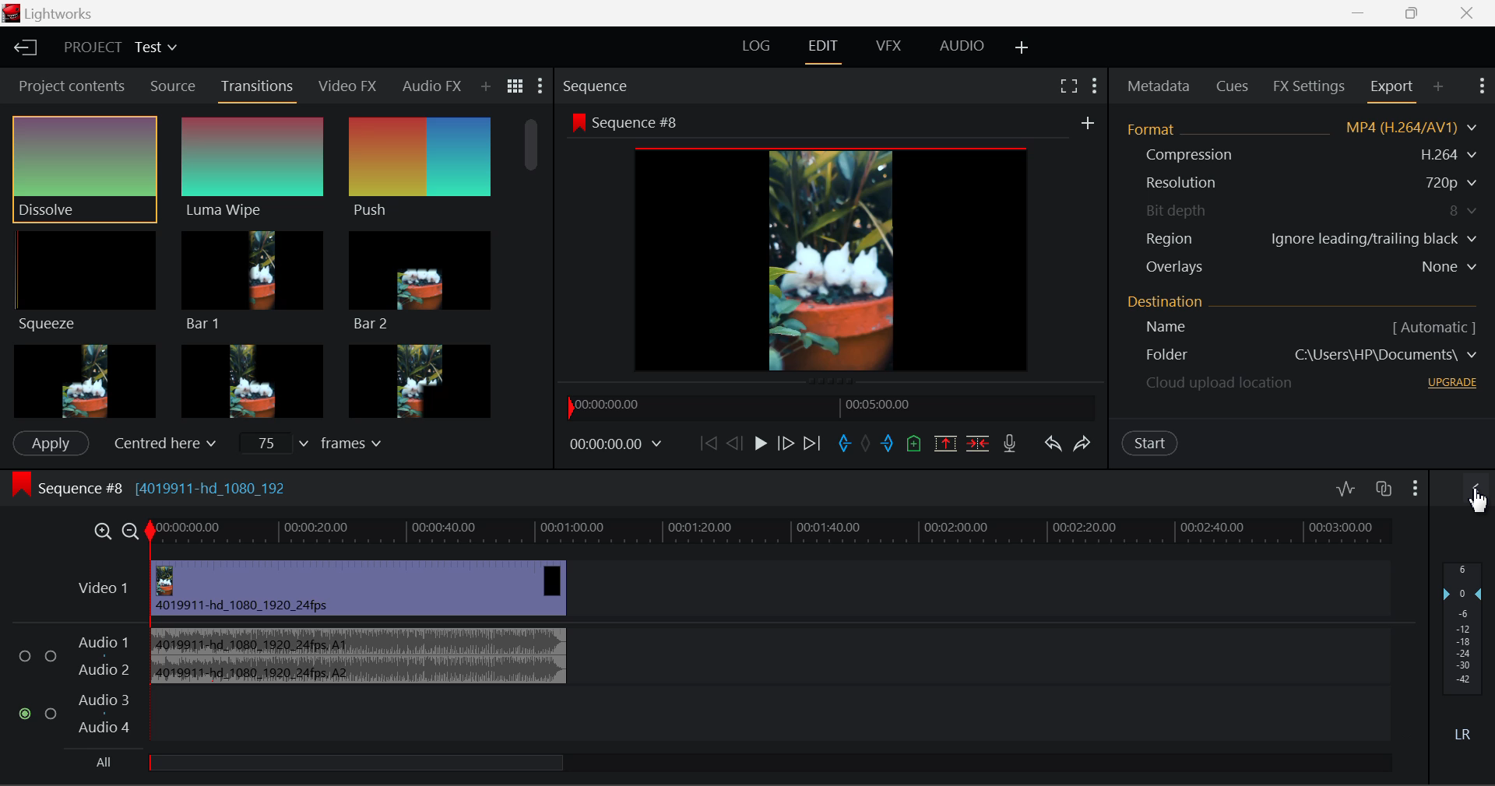  What do you see at coordinates (914, 443) in the screenshot?
I see `Mark Cue` at bounding box center [914, 443].